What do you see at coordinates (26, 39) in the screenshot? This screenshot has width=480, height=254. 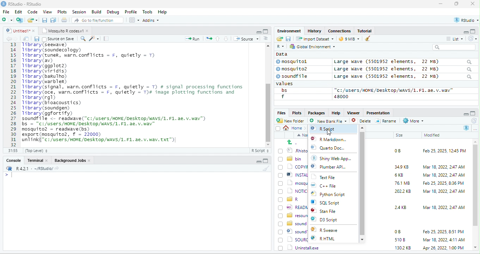 I see `open` at bounding box center [26, 39].